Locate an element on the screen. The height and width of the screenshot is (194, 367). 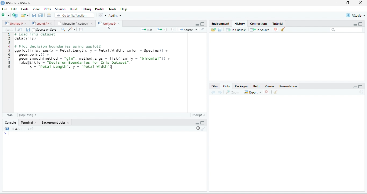
Terminal is located at coordinates (26, 122).